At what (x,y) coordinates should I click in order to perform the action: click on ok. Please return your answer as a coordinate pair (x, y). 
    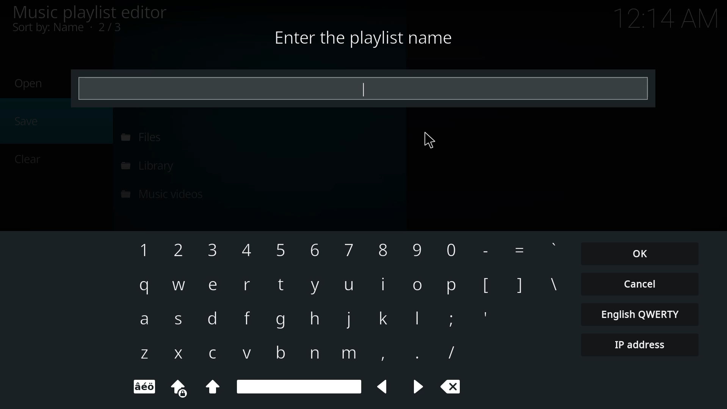
    Looking at the image, I should click on (641, 253).